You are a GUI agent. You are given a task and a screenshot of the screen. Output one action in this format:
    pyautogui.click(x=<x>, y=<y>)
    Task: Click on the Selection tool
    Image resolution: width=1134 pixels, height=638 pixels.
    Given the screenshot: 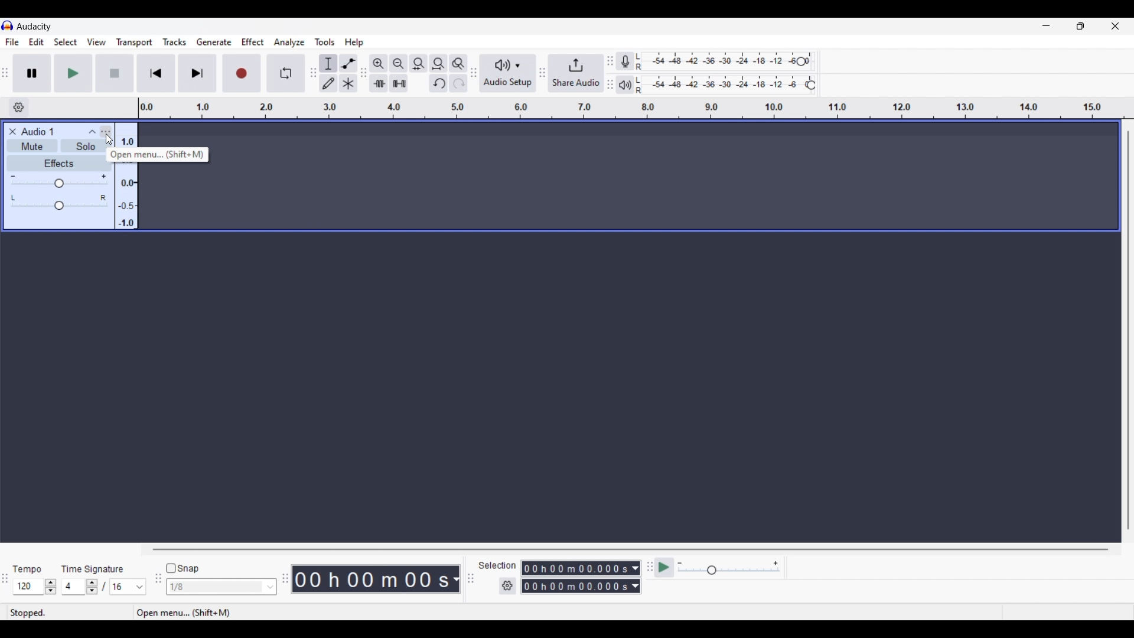 What is the action you would take?
    pyautogui.click(x=328, y=63)
    